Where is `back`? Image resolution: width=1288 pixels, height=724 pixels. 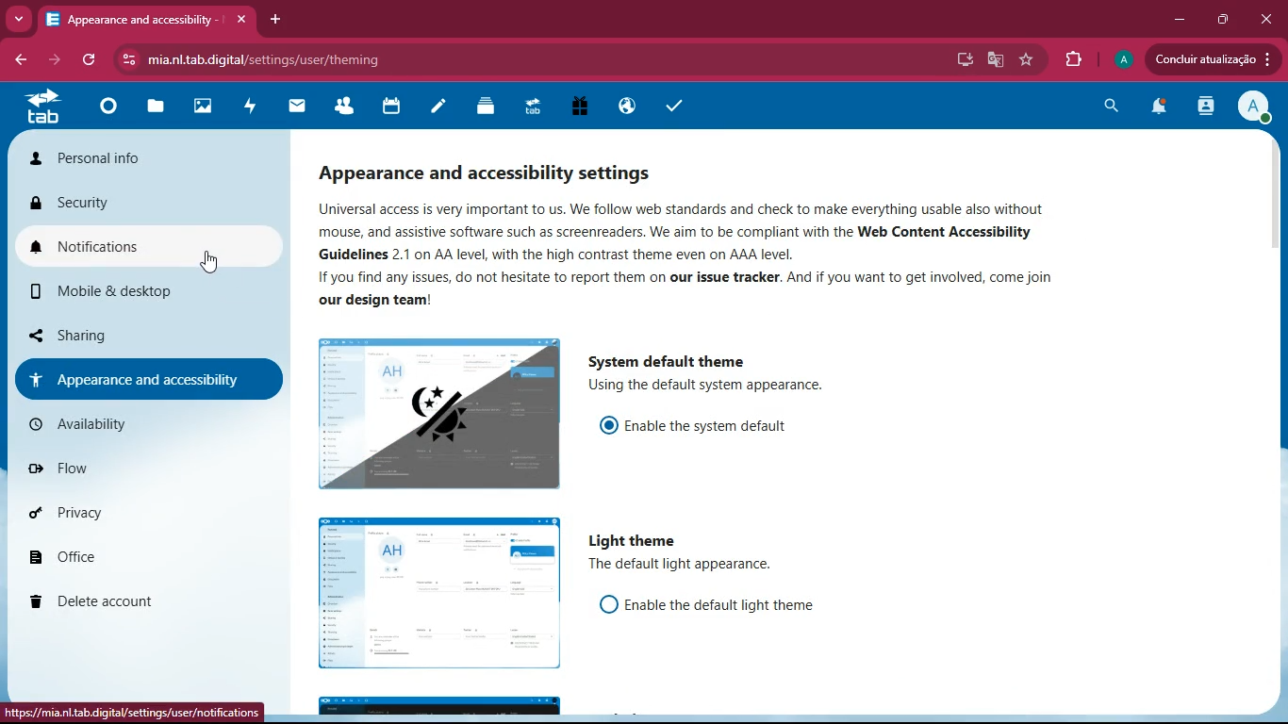 back is located at coordinates (54, 62).